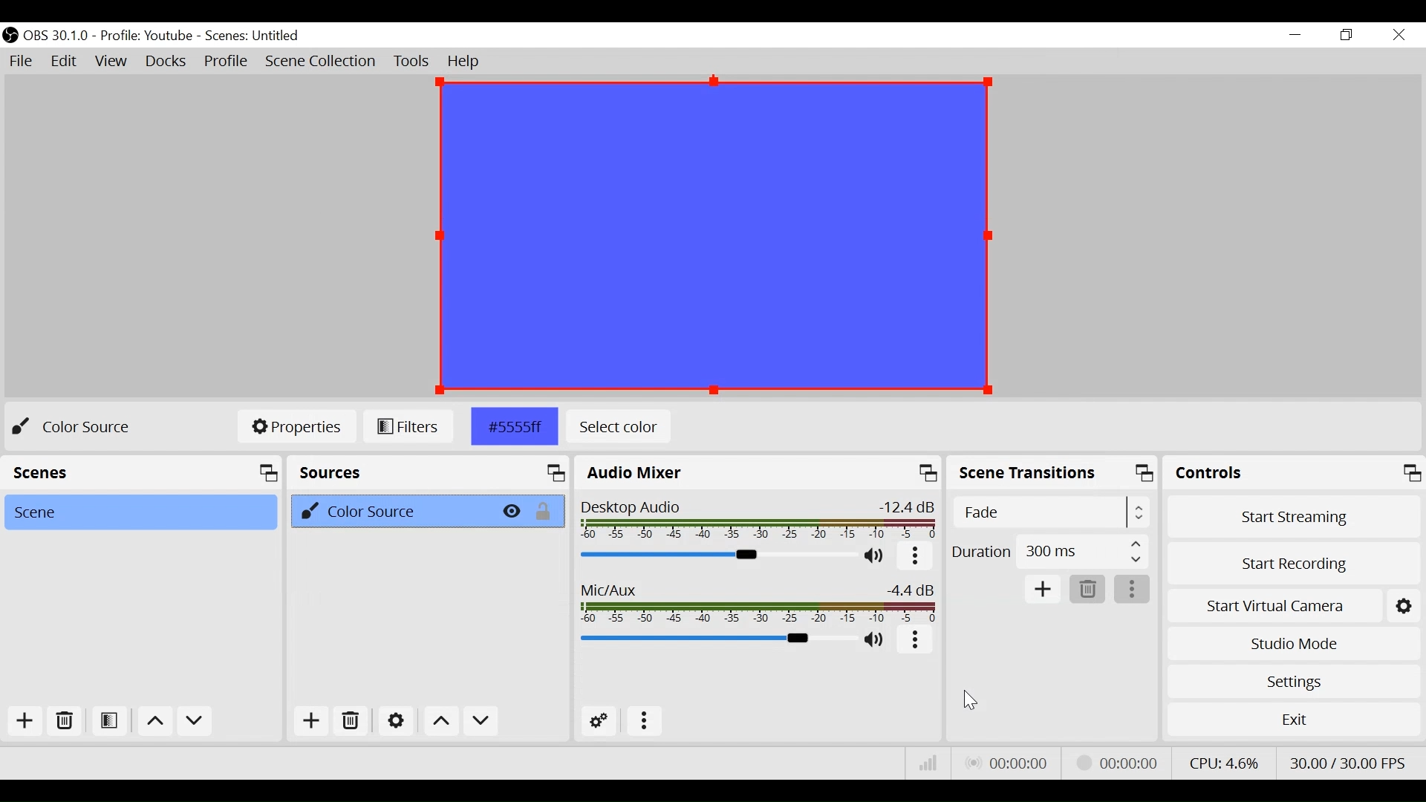 This screenshot has height=802, width=1426. I want to click on Scene, so click(139, 512).